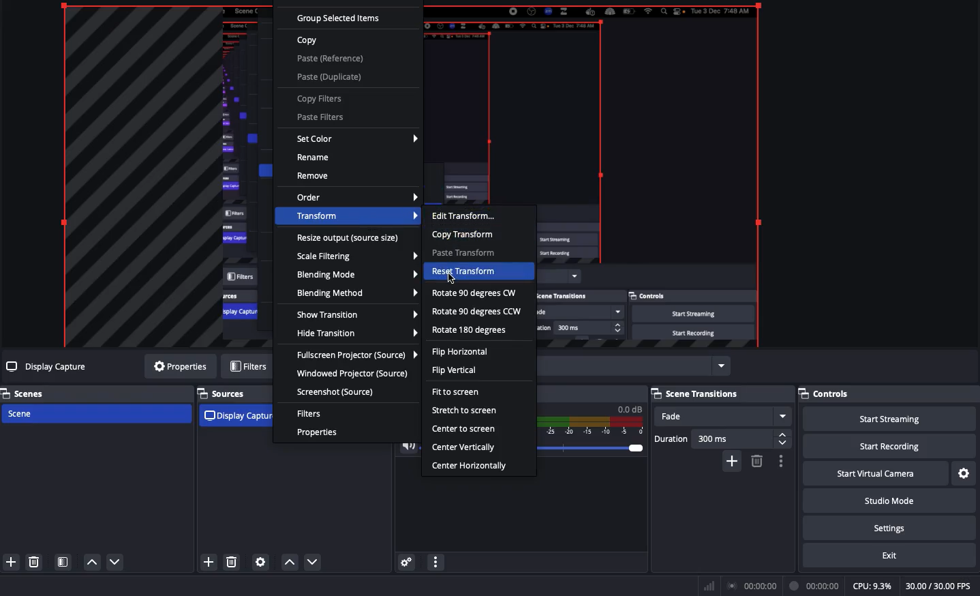 The width and height of the screenshot is (980, 596). What do you see at coordinates (220, 393) in the screenshot?
I see `Sources` at bounding box center [220, 393].